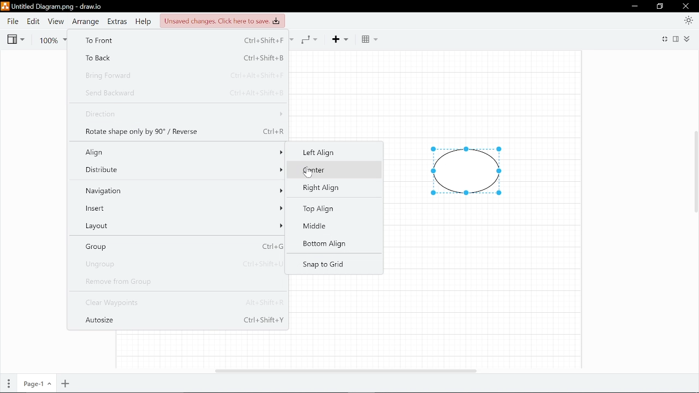 This screenshot has width=699, height=393. Describe the element at coordinates (180, 75) in the screenshot. I see `Bring Forward` at that location.